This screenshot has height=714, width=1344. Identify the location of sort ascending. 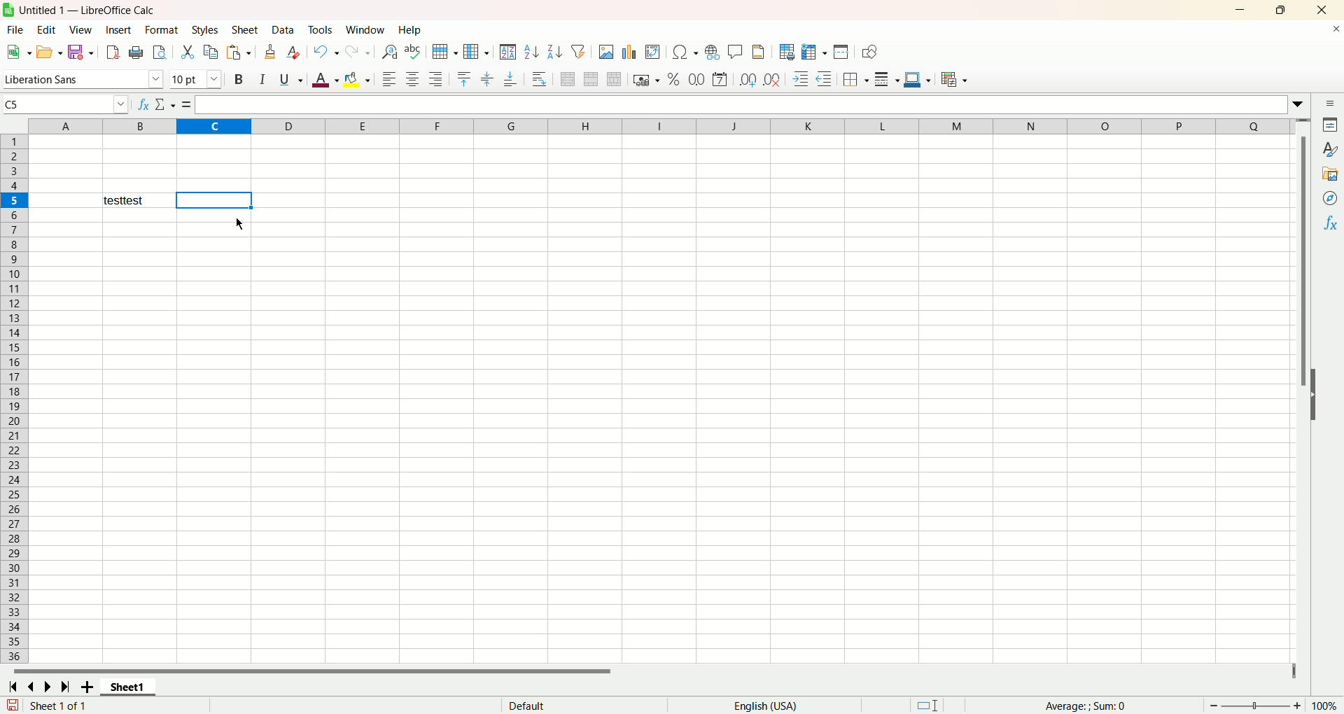
(531, 51).